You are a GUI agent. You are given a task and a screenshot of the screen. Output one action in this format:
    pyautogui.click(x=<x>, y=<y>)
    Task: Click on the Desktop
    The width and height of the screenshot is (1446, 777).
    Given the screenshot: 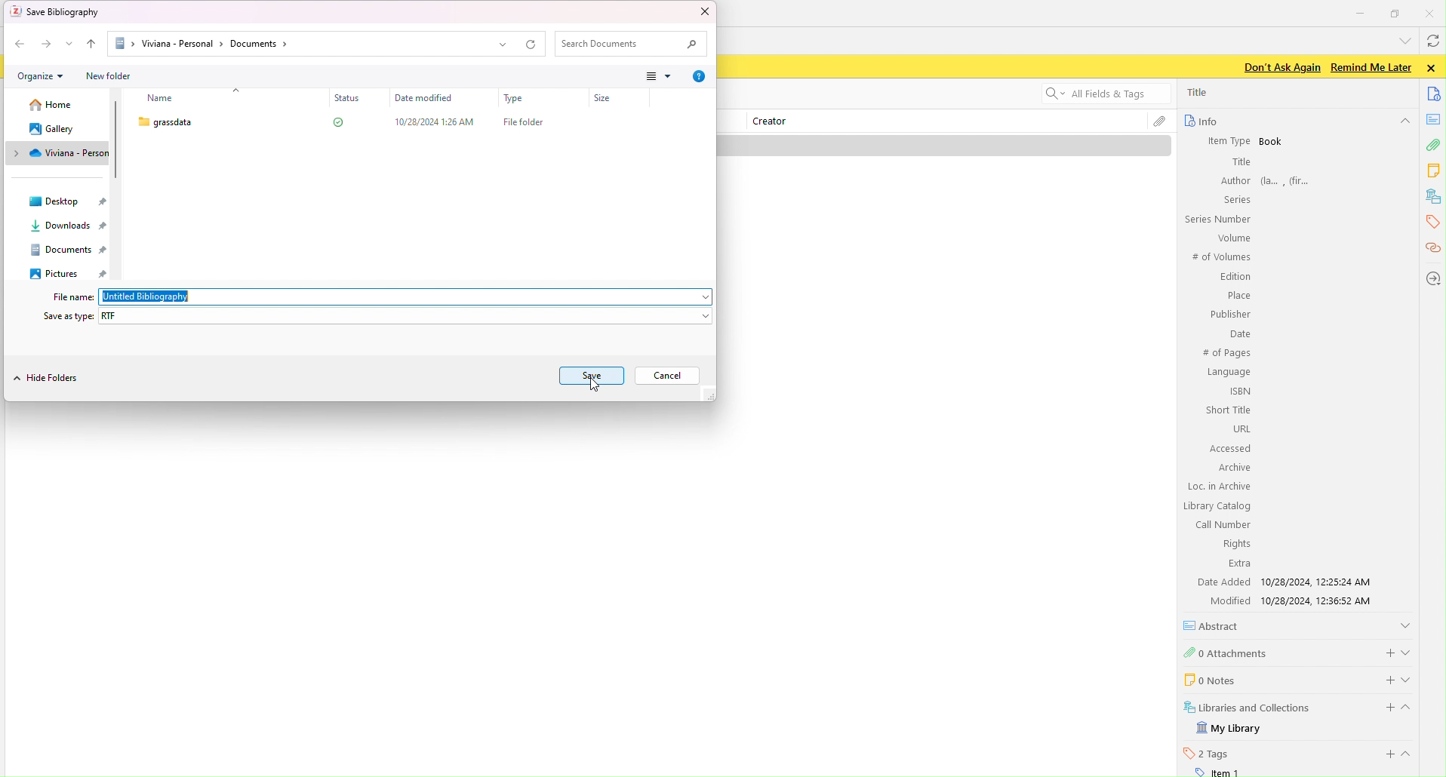 What is the action you would take?
    pyautogui.click(x=63, y=202)
    